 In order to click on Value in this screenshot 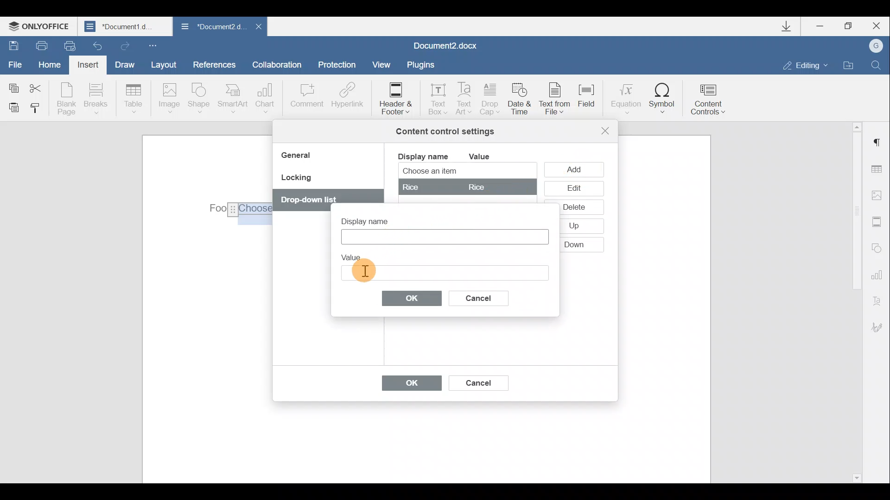, I will do `click(355, 256)`.